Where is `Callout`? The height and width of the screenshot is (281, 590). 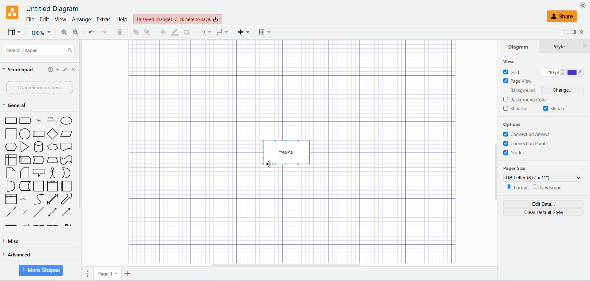 Callout is located at coordinates (39, 172).